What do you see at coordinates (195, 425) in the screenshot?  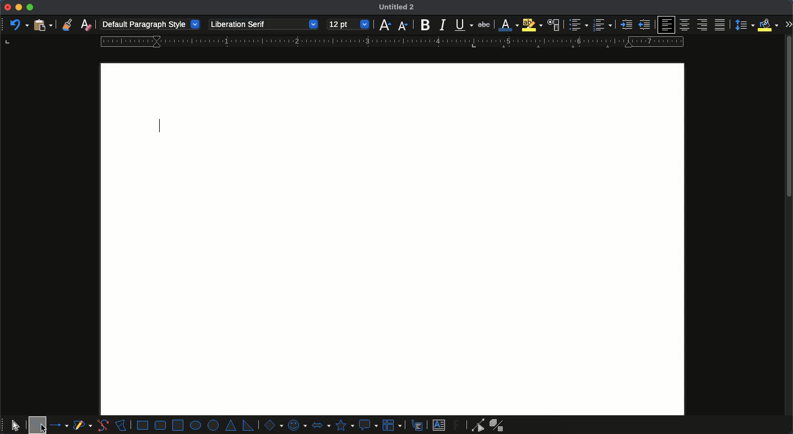 I see `ellipse` at bounding box center [195, 425].